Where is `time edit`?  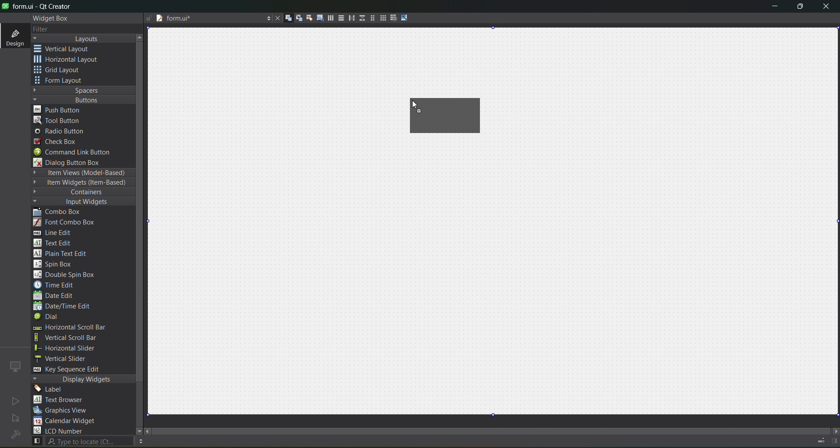
time edit is located at coordinates (57, 285).